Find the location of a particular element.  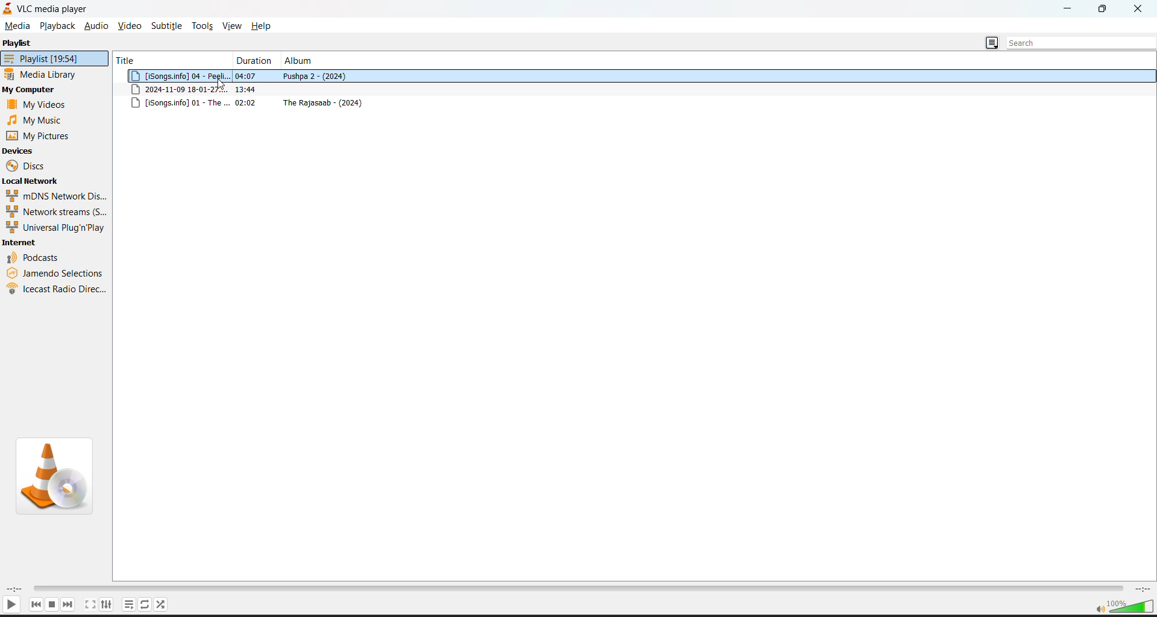

playlist is located at coordinates (54, 58).